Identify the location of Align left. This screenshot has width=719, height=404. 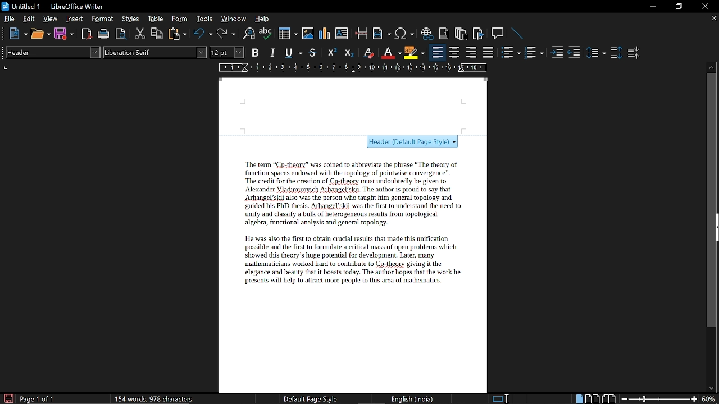
(437, 53).